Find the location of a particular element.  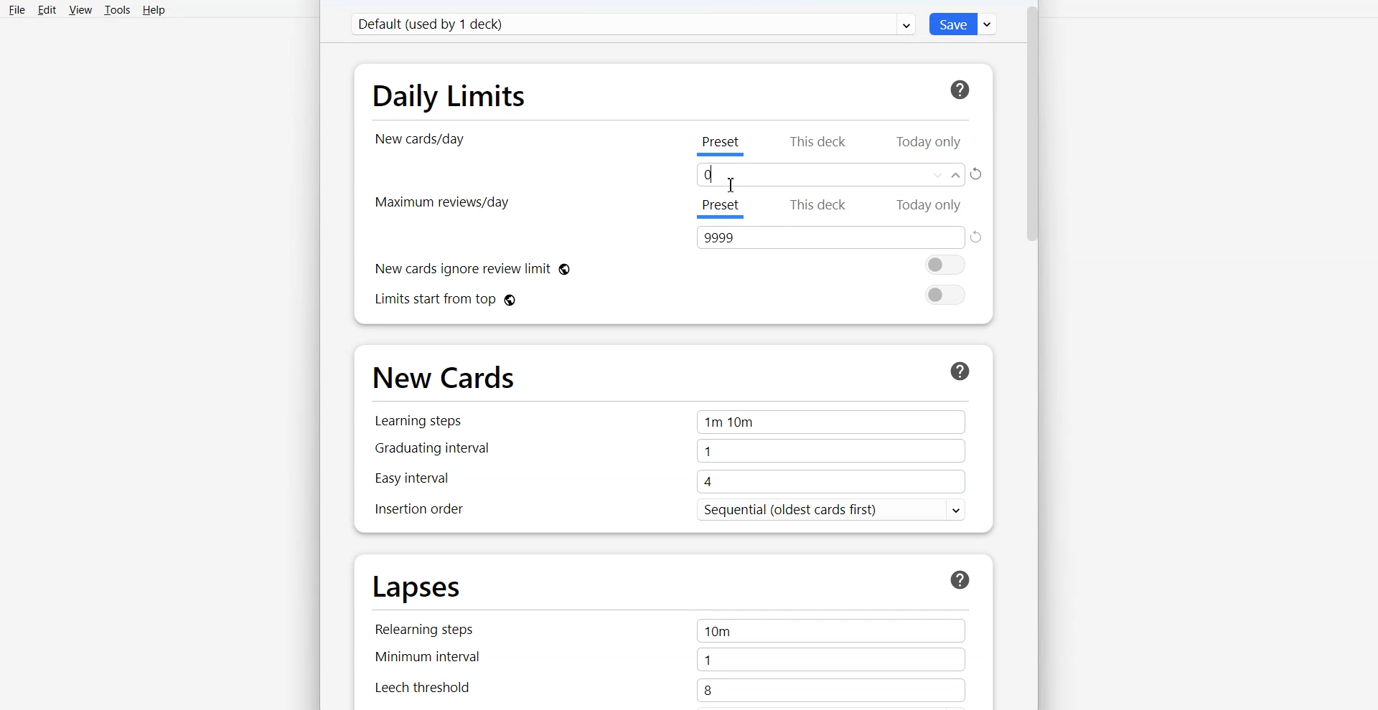

1 is located at coordinates (835, 659).